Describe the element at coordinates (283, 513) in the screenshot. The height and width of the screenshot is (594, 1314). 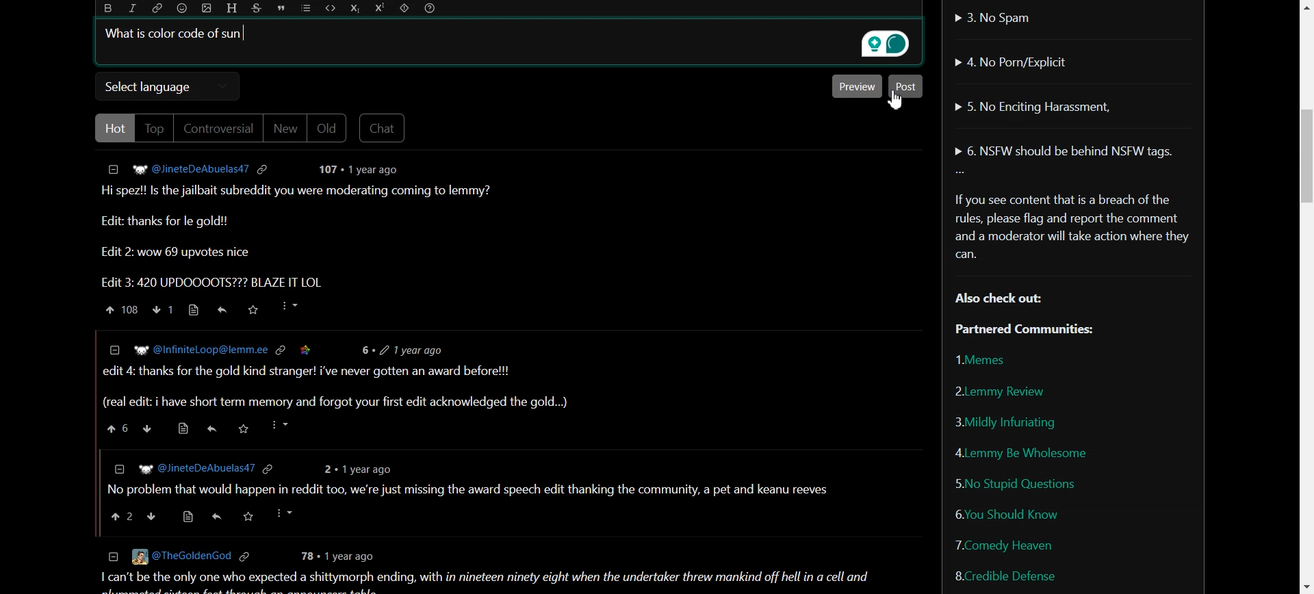
I see `more` at that location.